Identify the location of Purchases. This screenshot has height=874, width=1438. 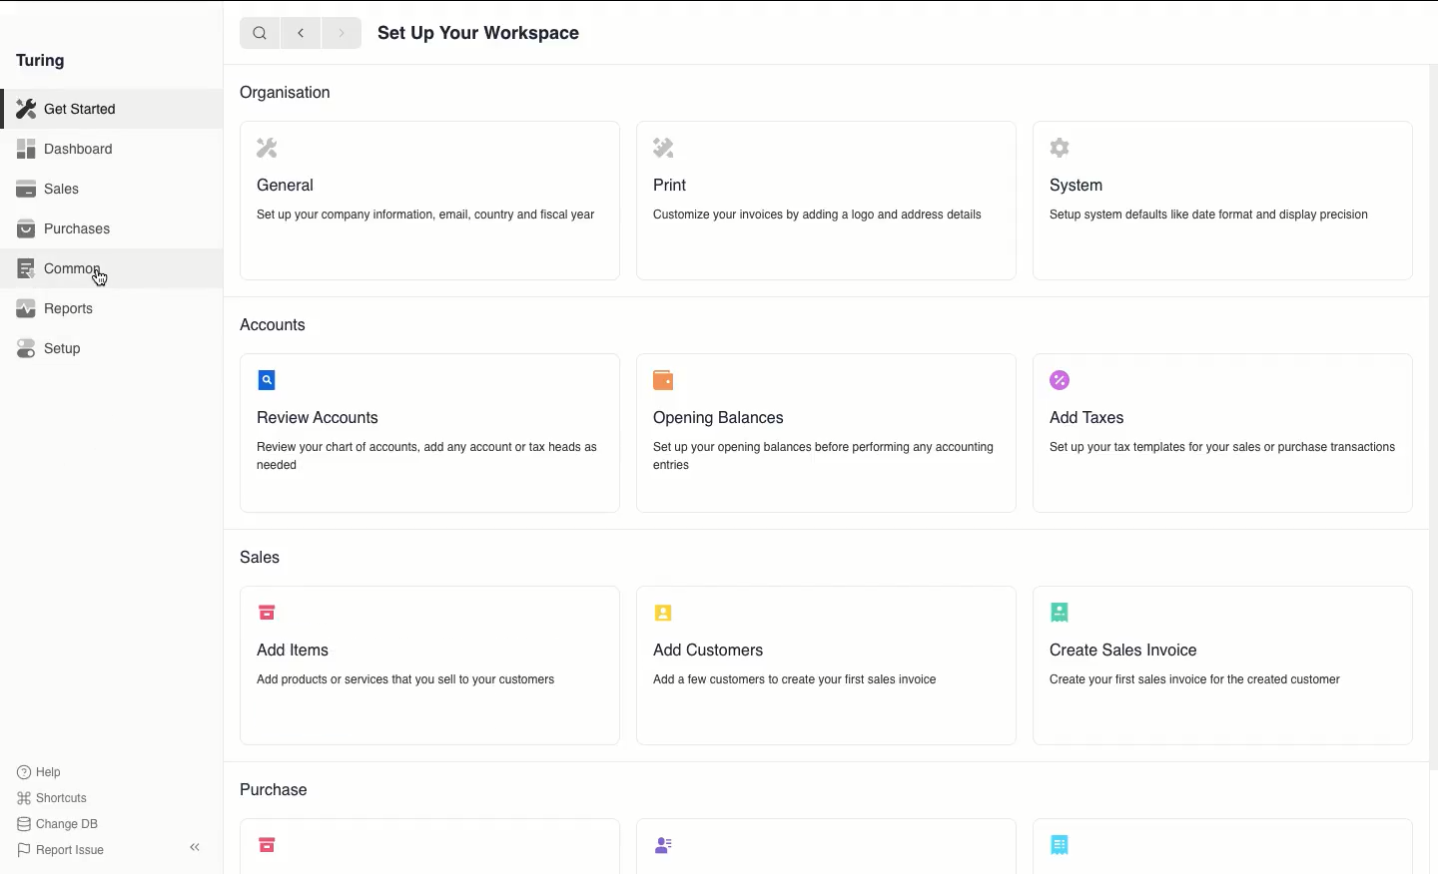
(65, 230).